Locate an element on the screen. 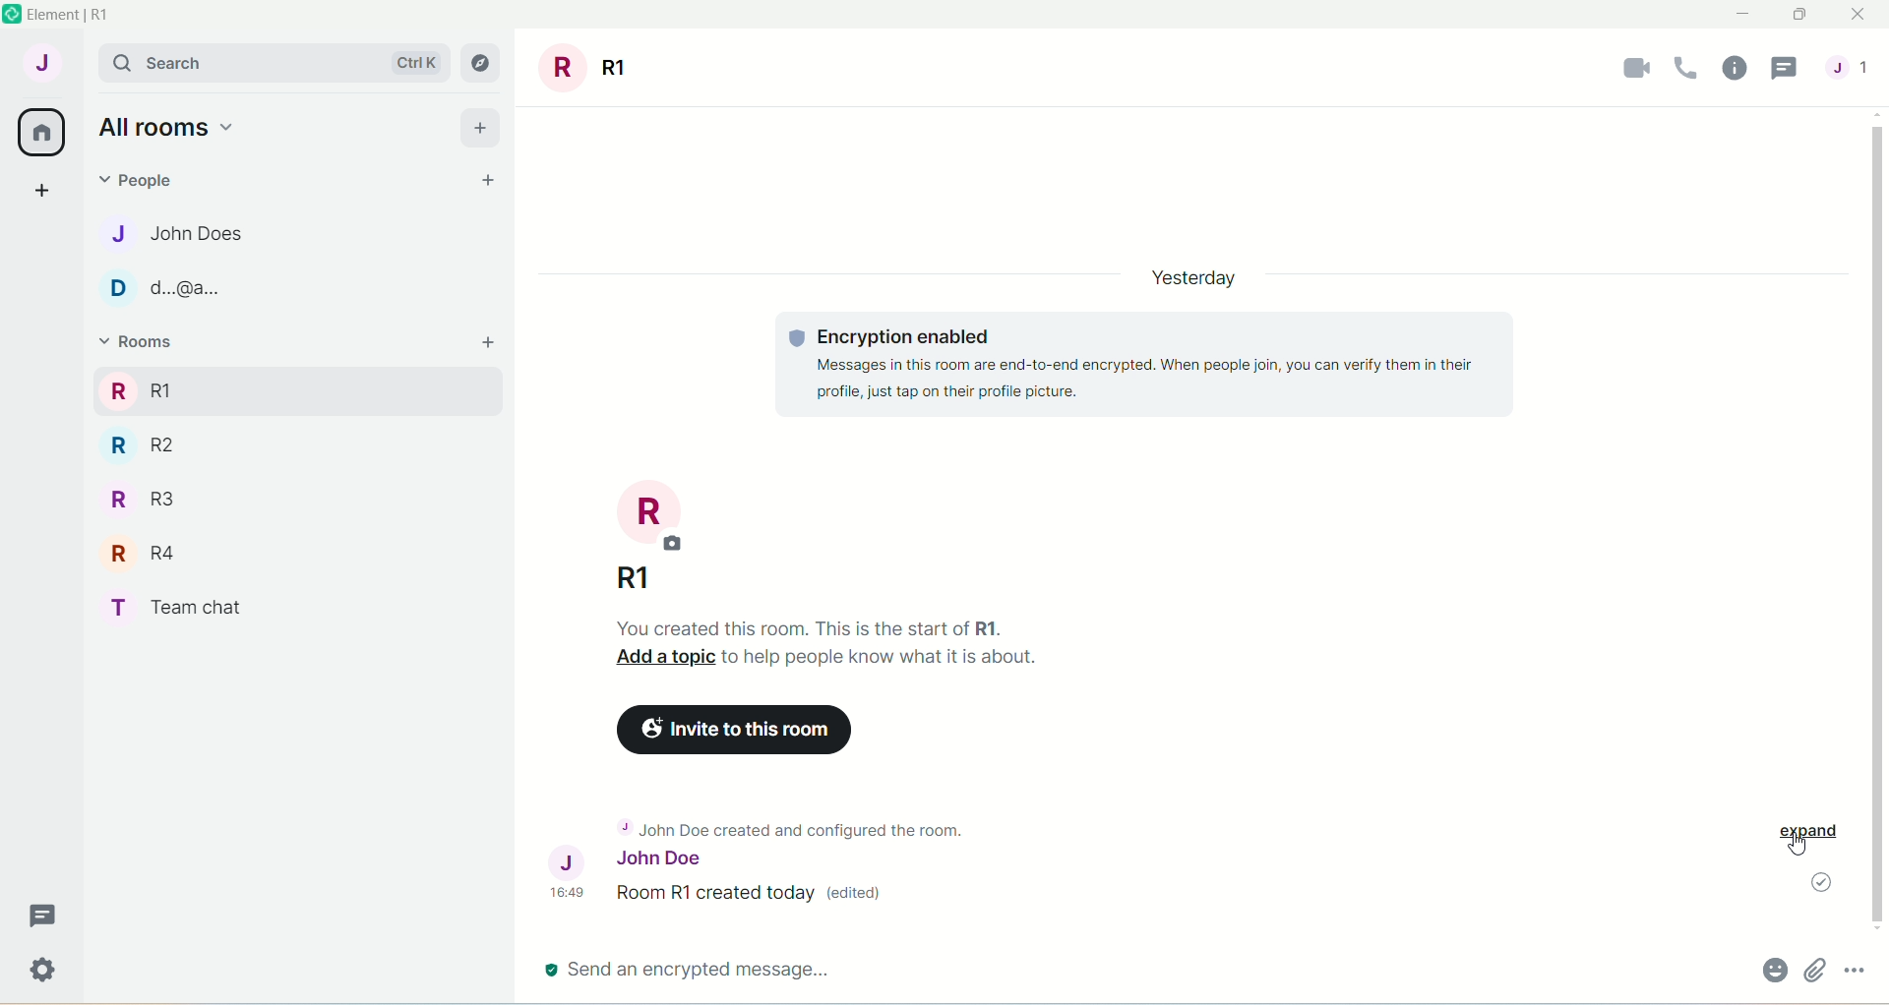 This screenshot has height=1005, width=1889. start chat is located at coordinates (492, 178).